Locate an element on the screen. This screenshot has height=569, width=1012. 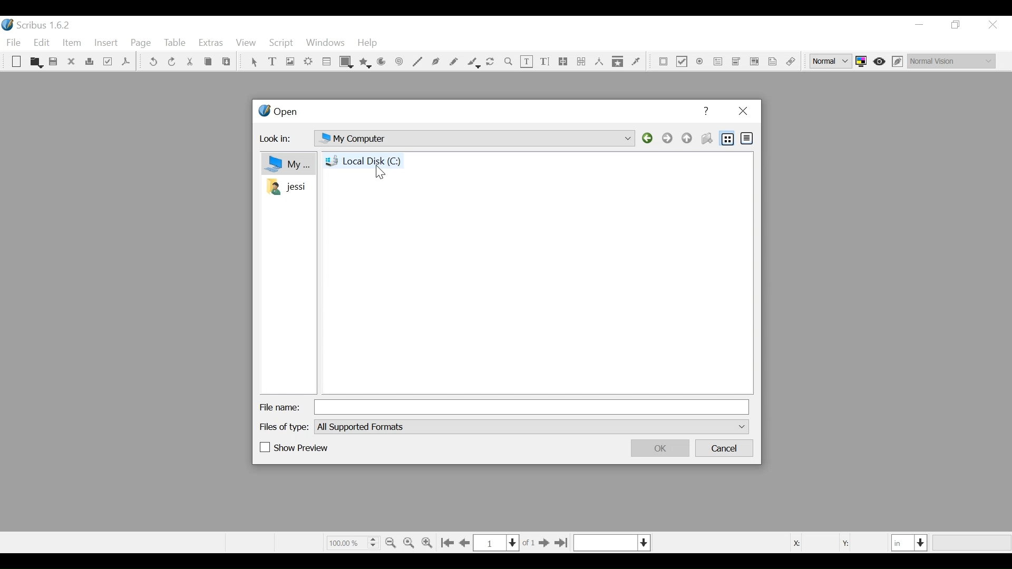
Script is located at coordinates (282, 43).